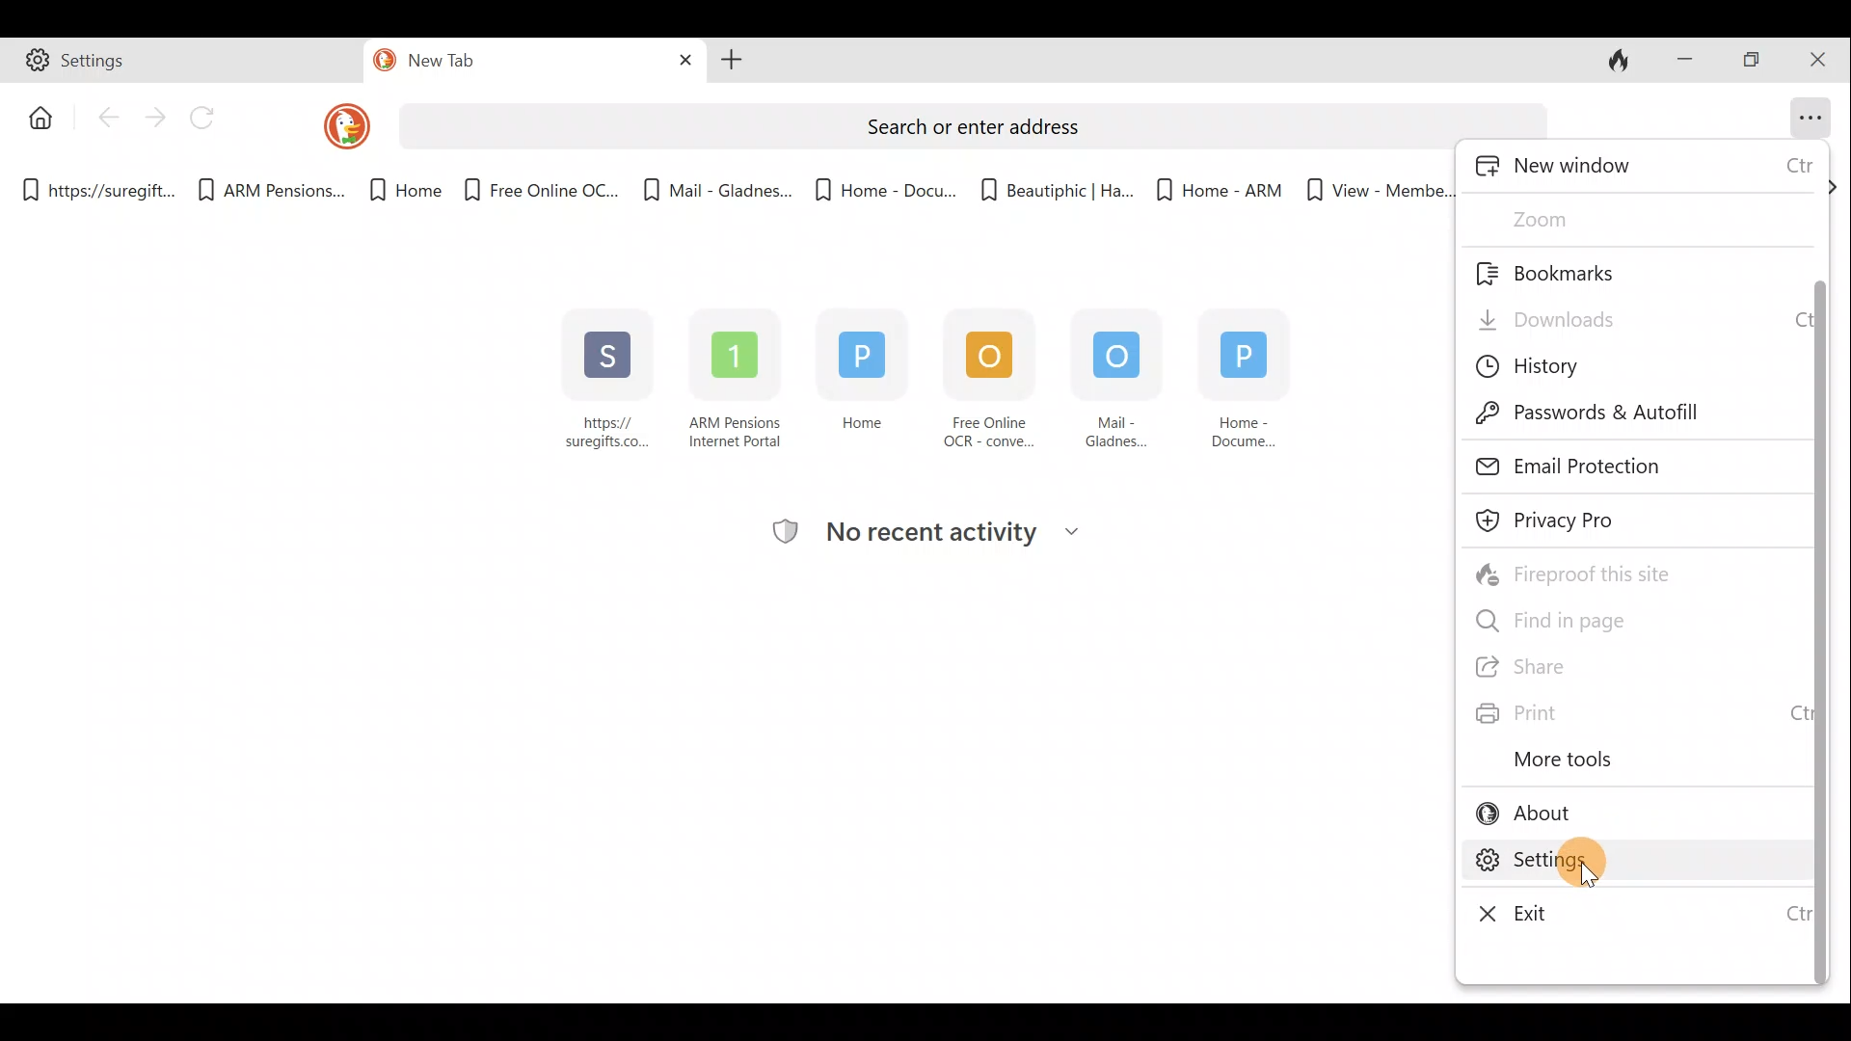  Describe the element at coordinates (1818, 587) in the screenshot. I see `Scroll bar` at that location.